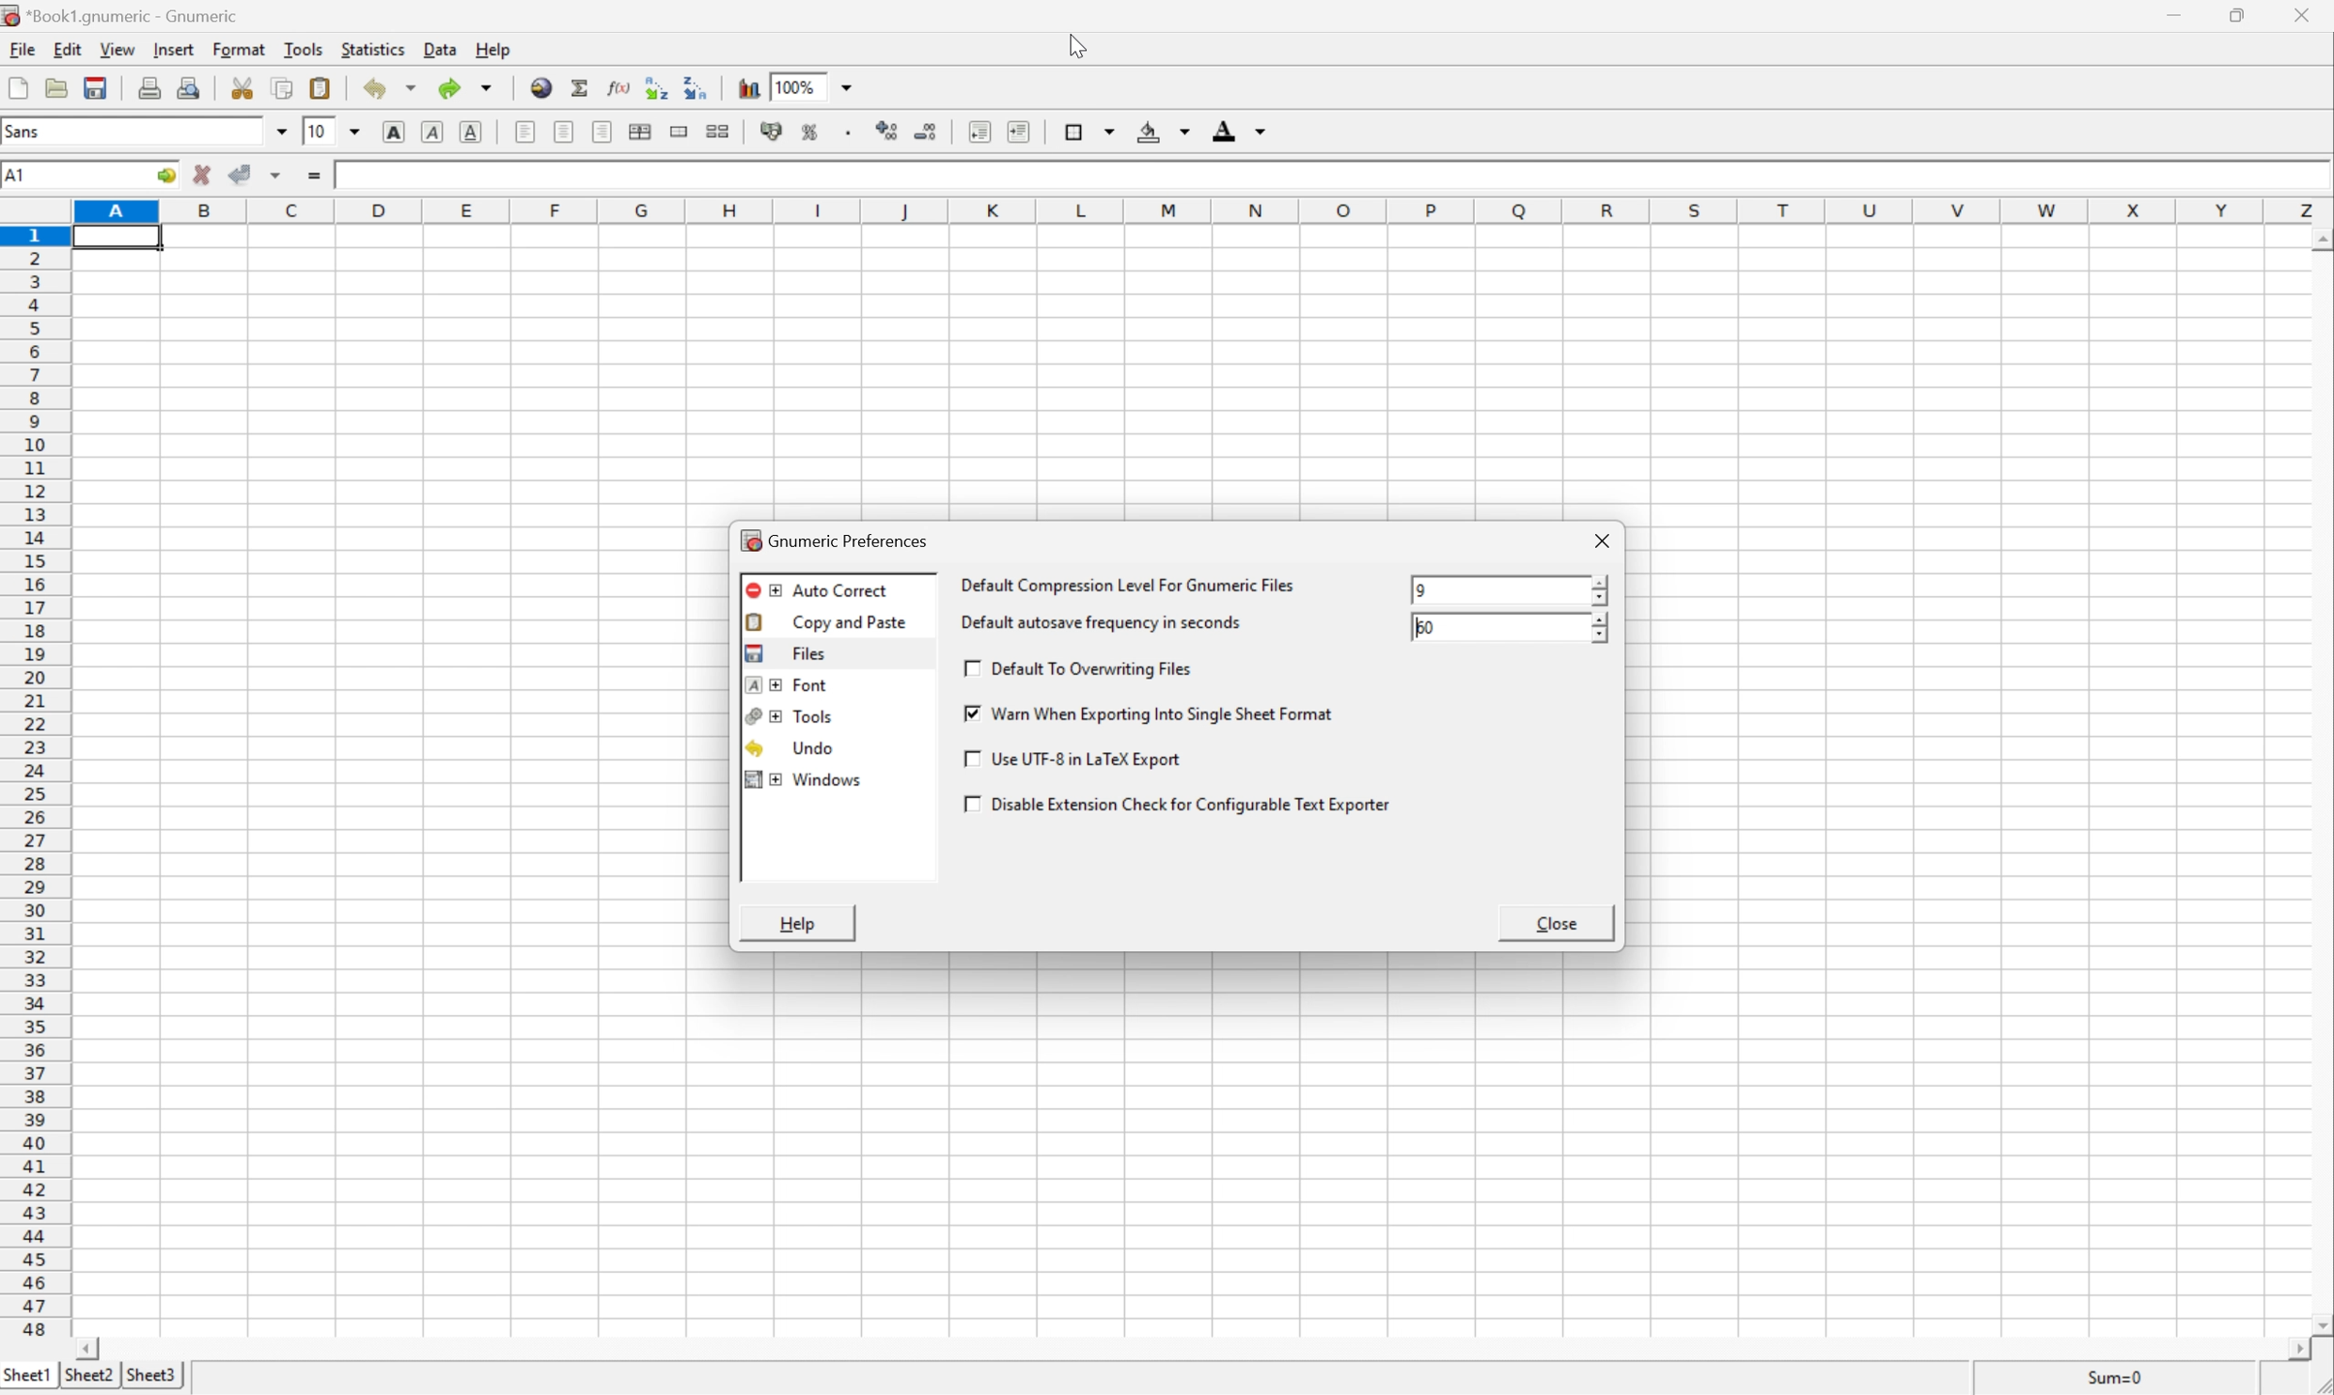 The height and width of the screenshot is (1395, 2334). Describe the element at coordinates (98, 87) in the screenshot. I see `save current workbook` at that location.